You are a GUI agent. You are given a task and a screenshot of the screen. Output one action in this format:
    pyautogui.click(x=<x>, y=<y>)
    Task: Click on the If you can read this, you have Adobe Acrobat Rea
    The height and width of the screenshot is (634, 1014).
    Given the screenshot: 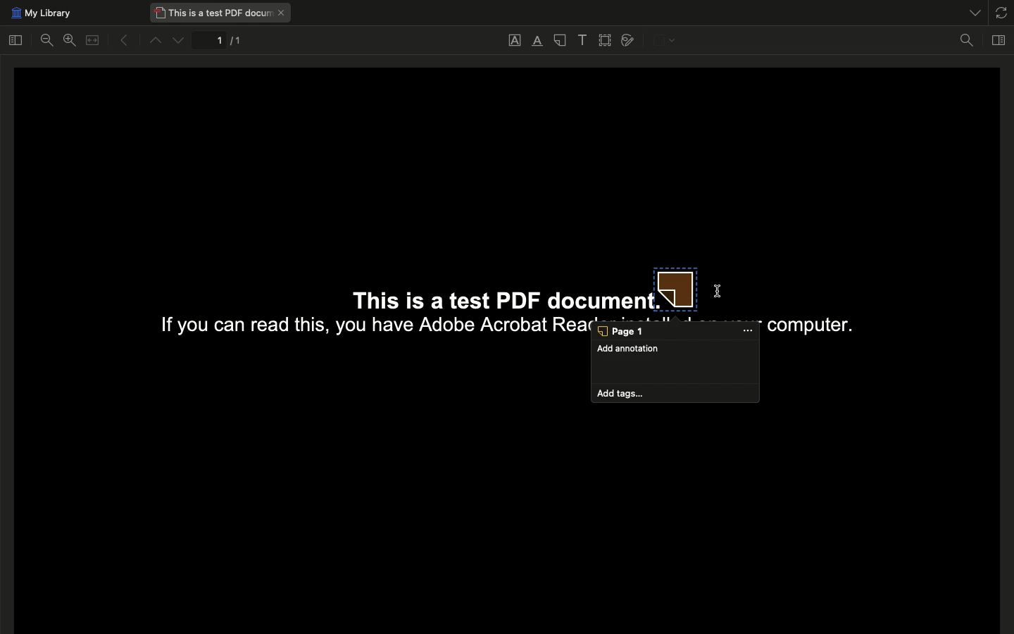 What is the action you would take?
    pyautogui.click(x=366, y=328)
    